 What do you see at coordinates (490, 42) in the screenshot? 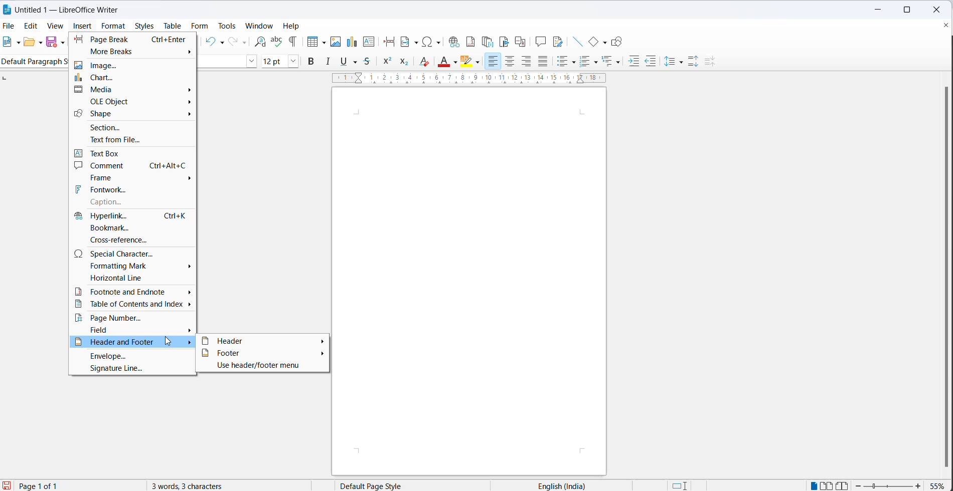
I see `insert endnote` at bounding box center [490, 42].